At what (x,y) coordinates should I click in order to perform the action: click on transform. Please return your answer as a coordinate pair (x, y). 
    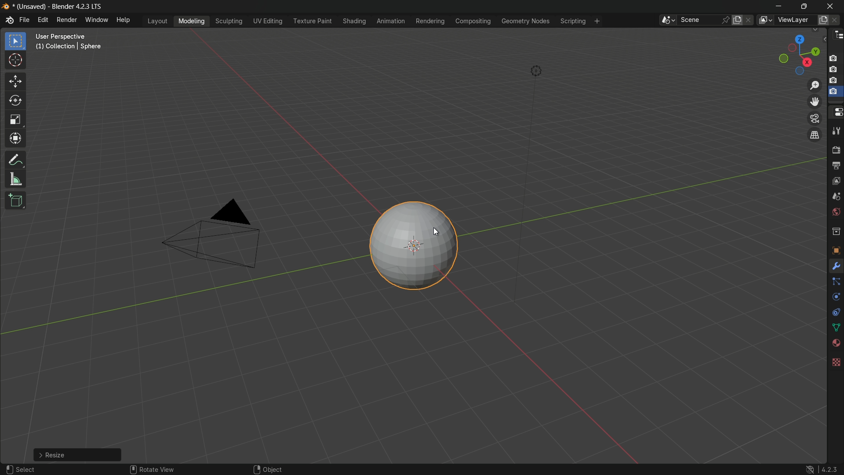
    Looking at the image, I should click on (16, 139).